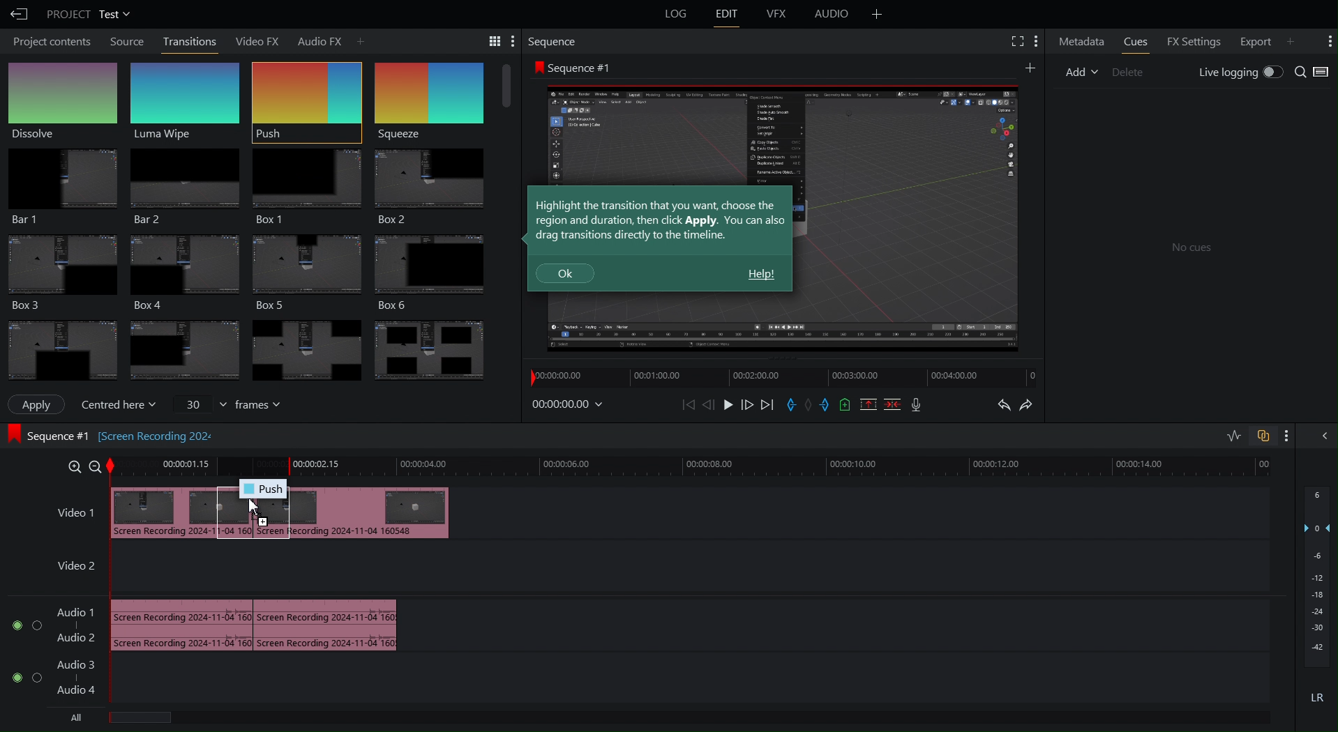  I want to click on Move Forward, so click(747, 406).